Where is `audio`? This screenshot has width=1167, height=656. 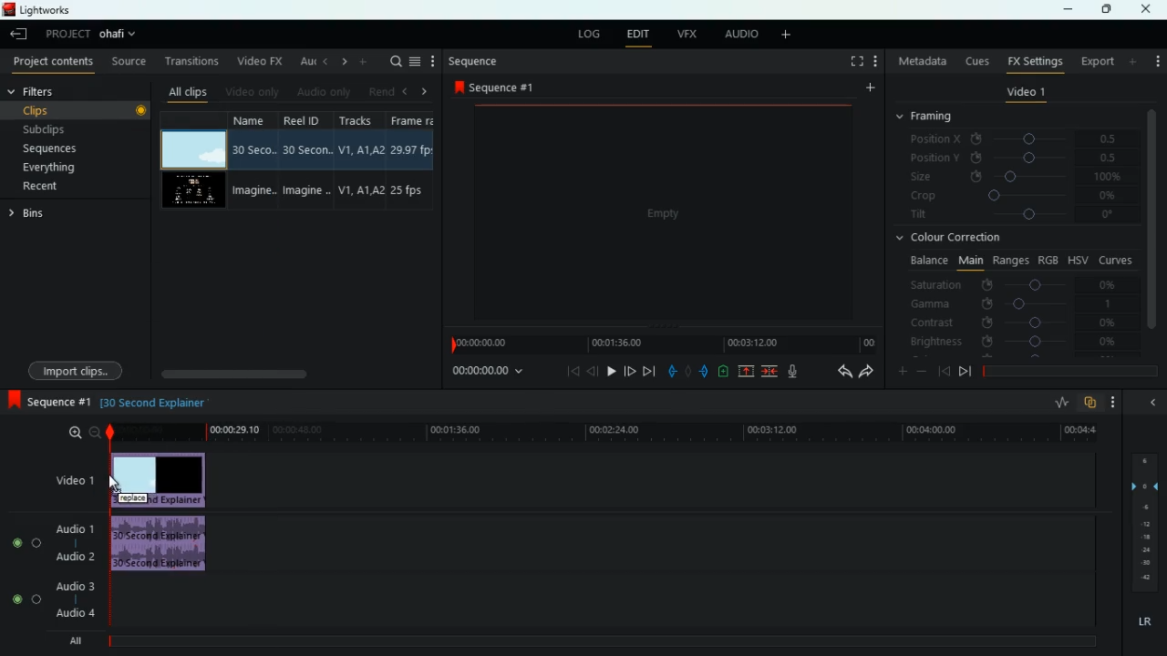
audio is located at coordinates (738, 35).